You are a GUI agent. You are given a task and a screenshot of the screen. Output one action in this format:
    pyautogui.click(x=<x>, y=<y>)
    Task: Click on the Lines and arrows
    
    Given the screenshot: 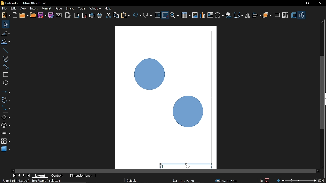 What is the action you would take?
    pyautogui.click(x=6, y=92)
    